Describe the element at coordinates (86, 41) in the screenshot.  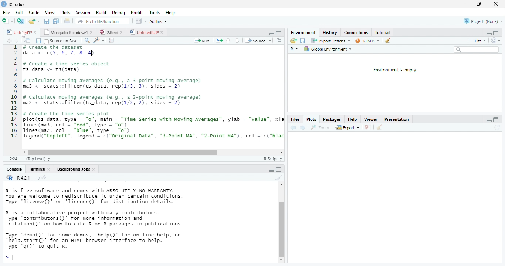
I see `search` at that location.